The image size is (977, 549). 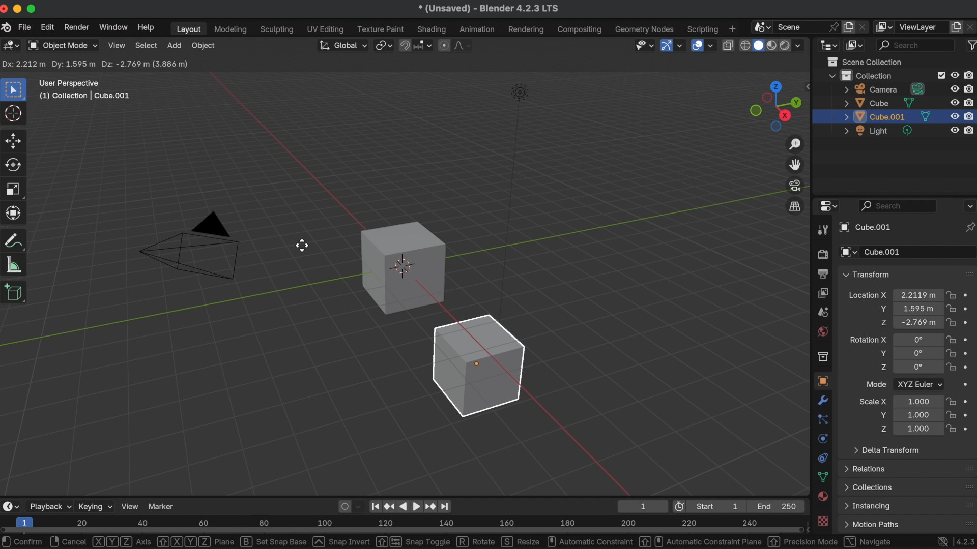 What do you see at coordinates (885, 89) in the screenshot?
I see `camera` at bounding box center [885, 89].